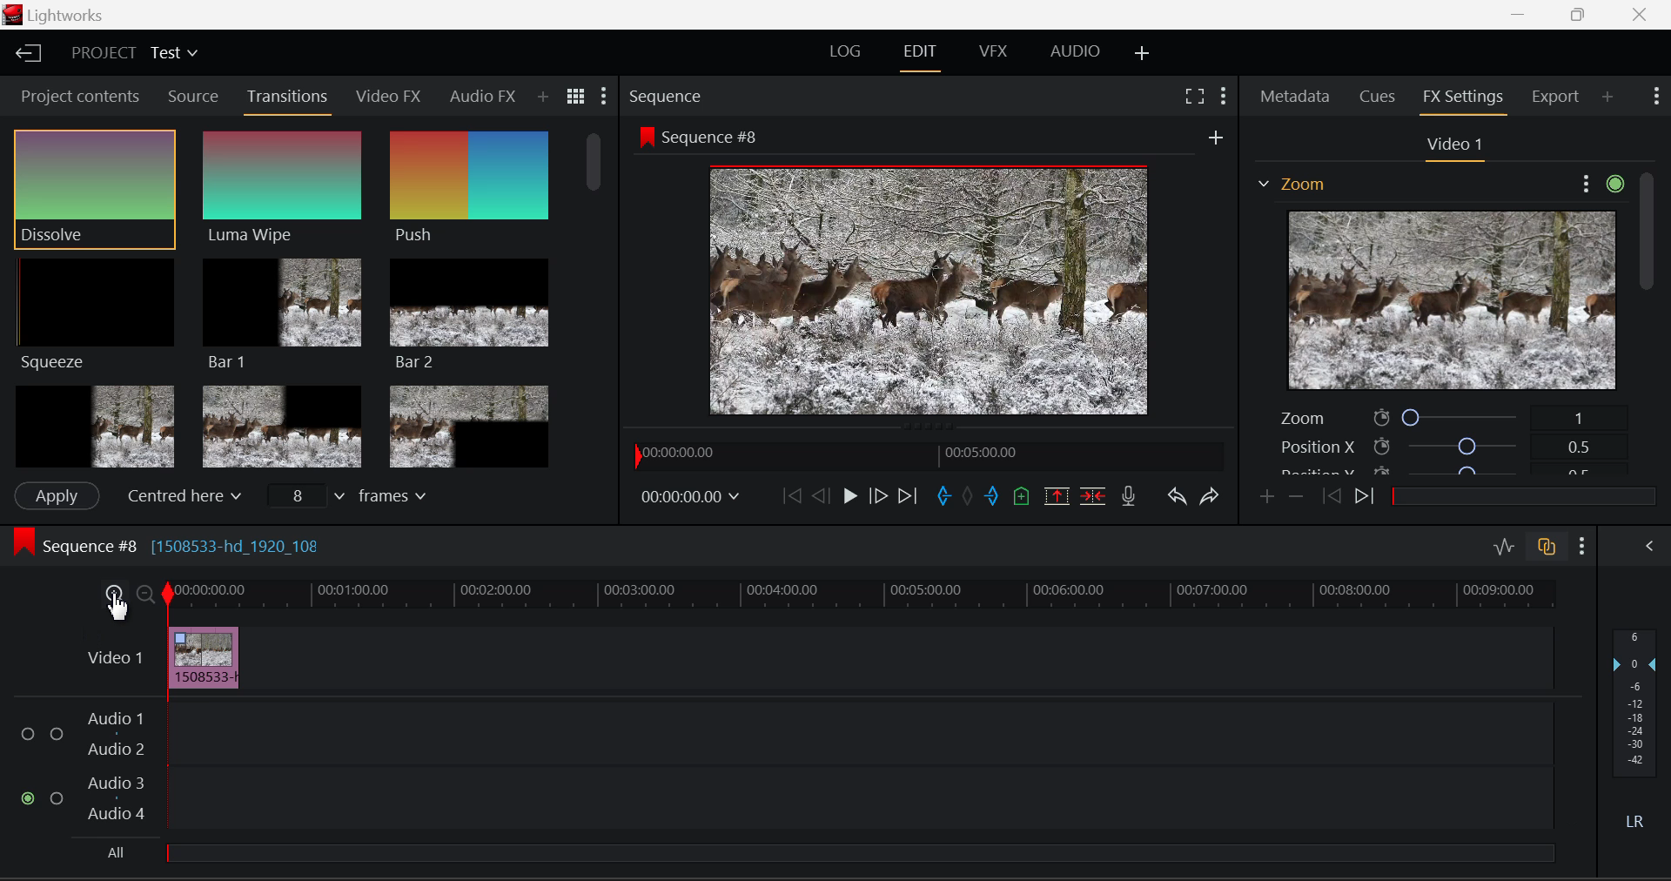 The image size is (1671, 881). Describe the element at coordinates (1635, 703) in the screenshot. I see `Decibel Level` at that location.